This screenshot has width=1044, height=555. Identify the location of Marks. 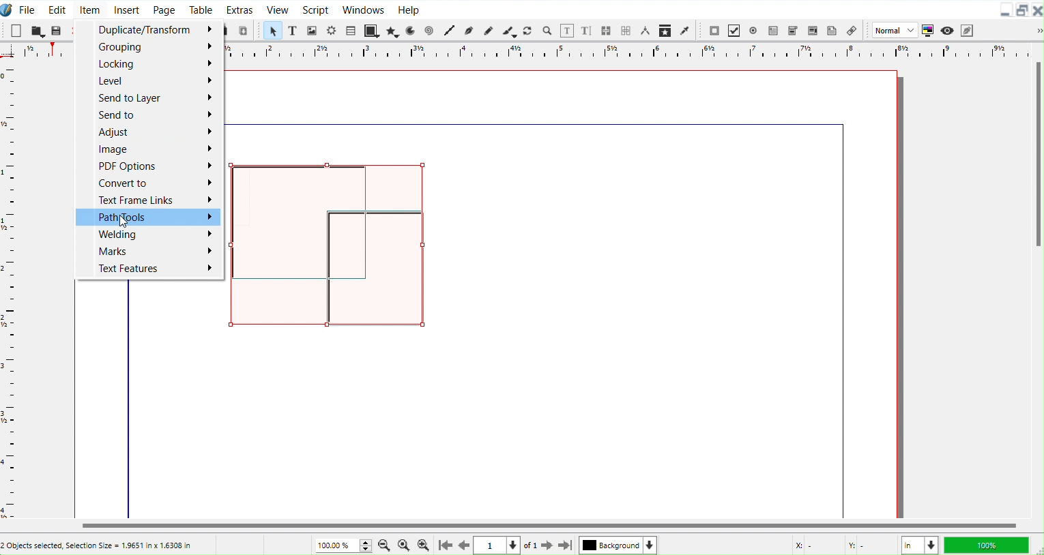
(146, 251).